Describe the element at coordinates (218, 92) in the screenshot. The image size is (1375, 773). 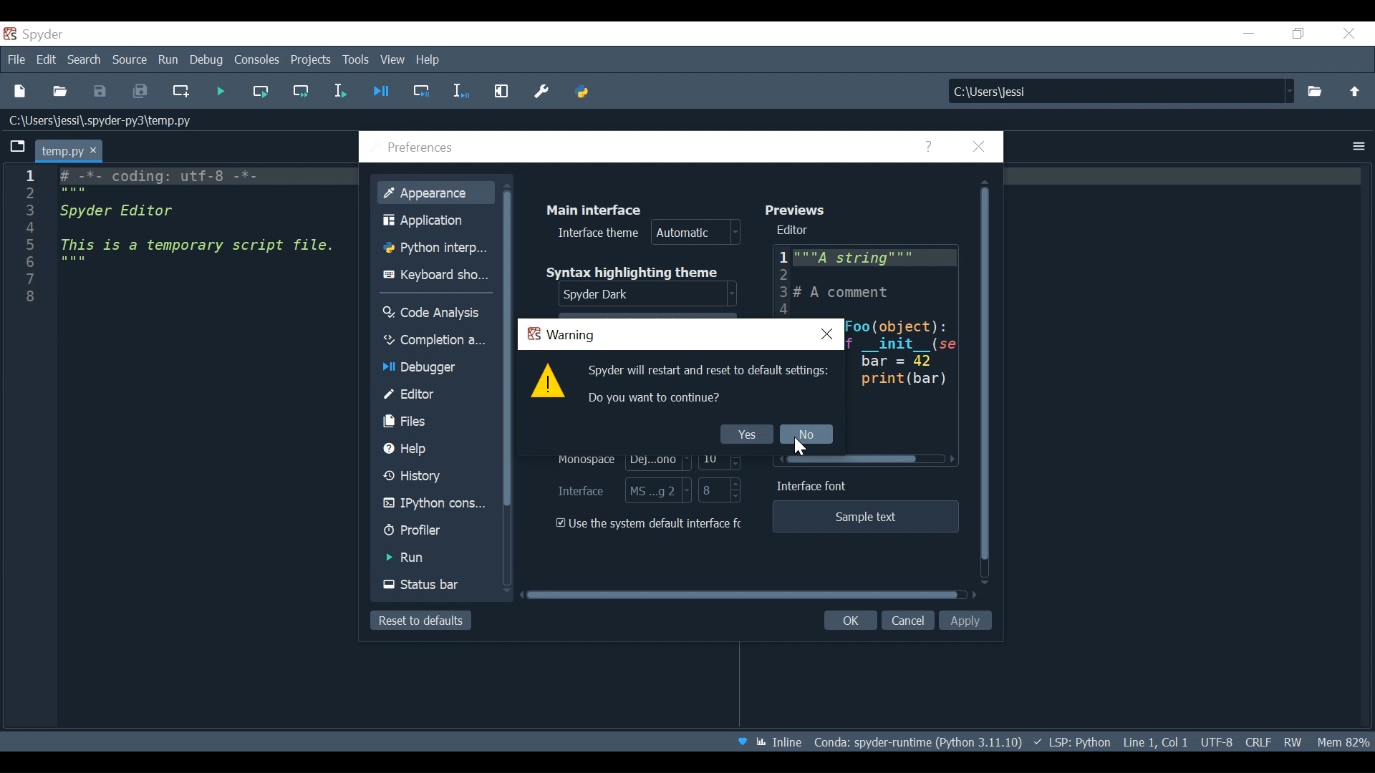
I see `Run file` at that location.